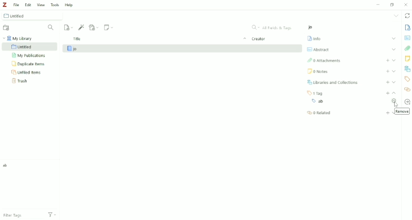  Describe the element at coordinates (183, 48) in the screenshot. I see `jo` at that location.